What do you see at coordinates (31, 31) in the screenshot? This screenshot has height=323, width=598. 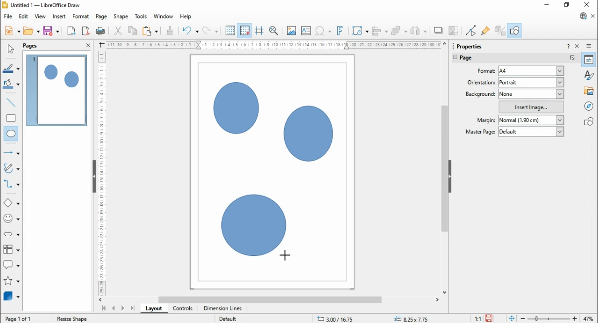 I see `open` at bounding box center [31, 31].